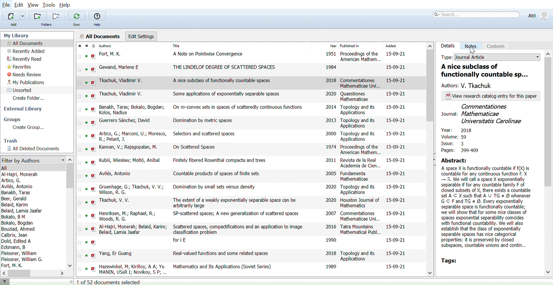 The height and width of the screenshot is (285, 553). Describe the element at coordinates (98, 25) in the screenshot. I see `Help` at that location.